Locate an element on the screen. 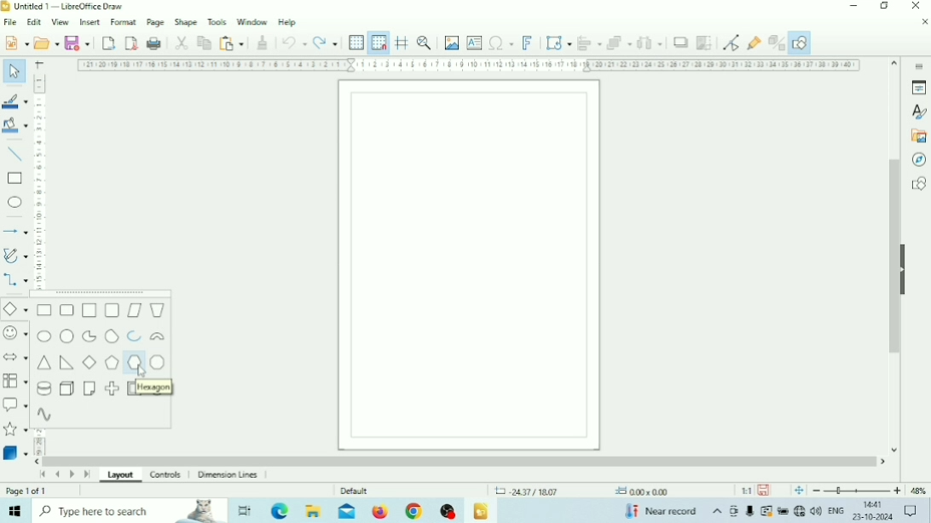 This screenshot has height=523, width=931. Notifications is located at coordinates (910, 511).